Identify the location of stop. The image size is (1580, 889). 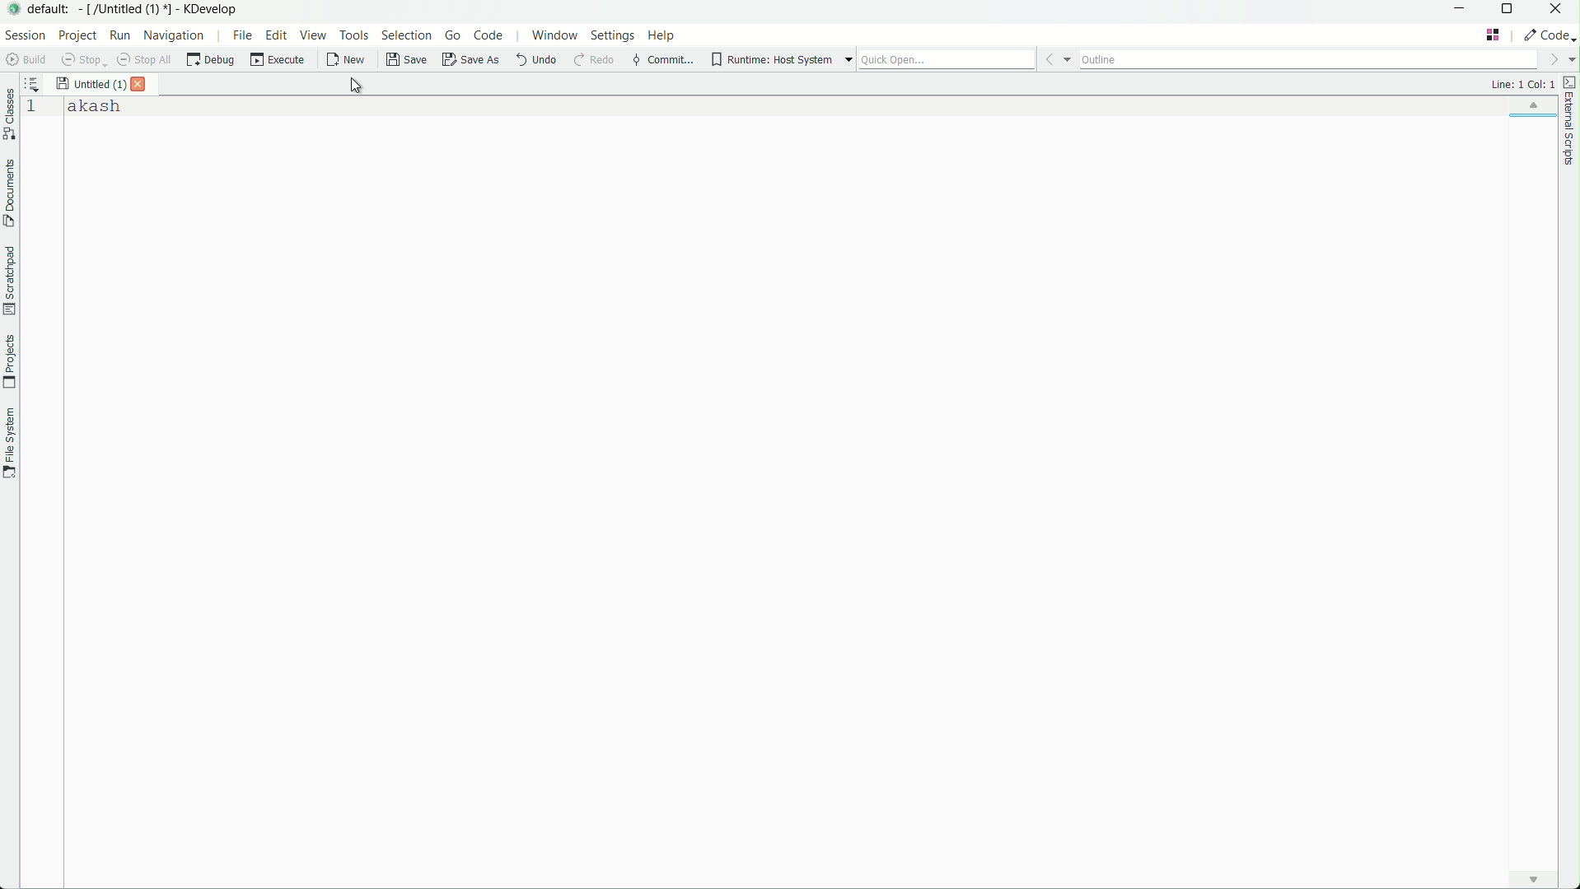
(82, 60).